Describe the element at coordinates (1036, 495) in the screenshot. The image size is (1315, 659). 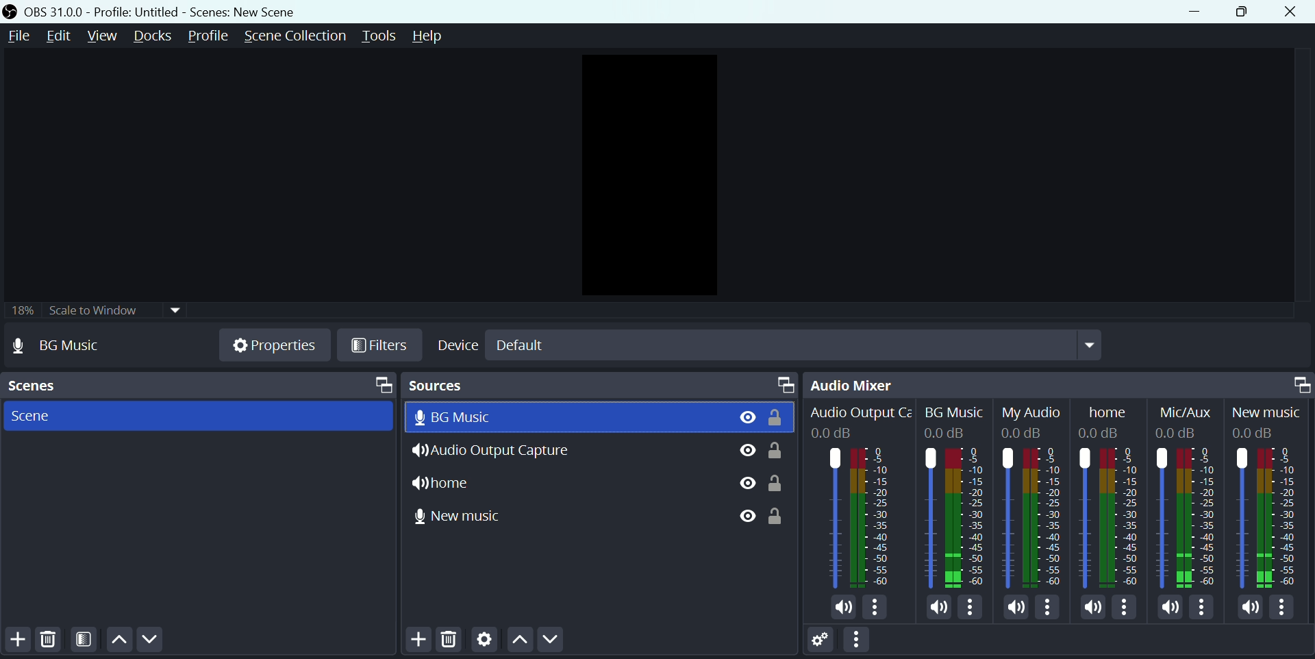
I see `My Audio` at that location.